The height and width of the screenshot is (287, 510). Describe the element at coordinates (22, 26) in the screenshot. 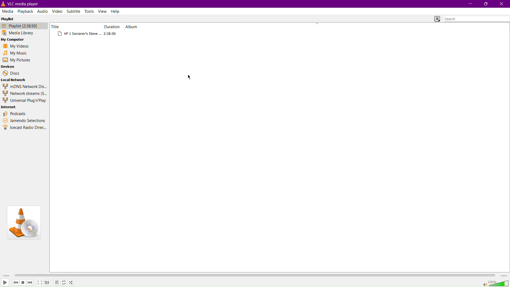

I see `Playlist` at that location.